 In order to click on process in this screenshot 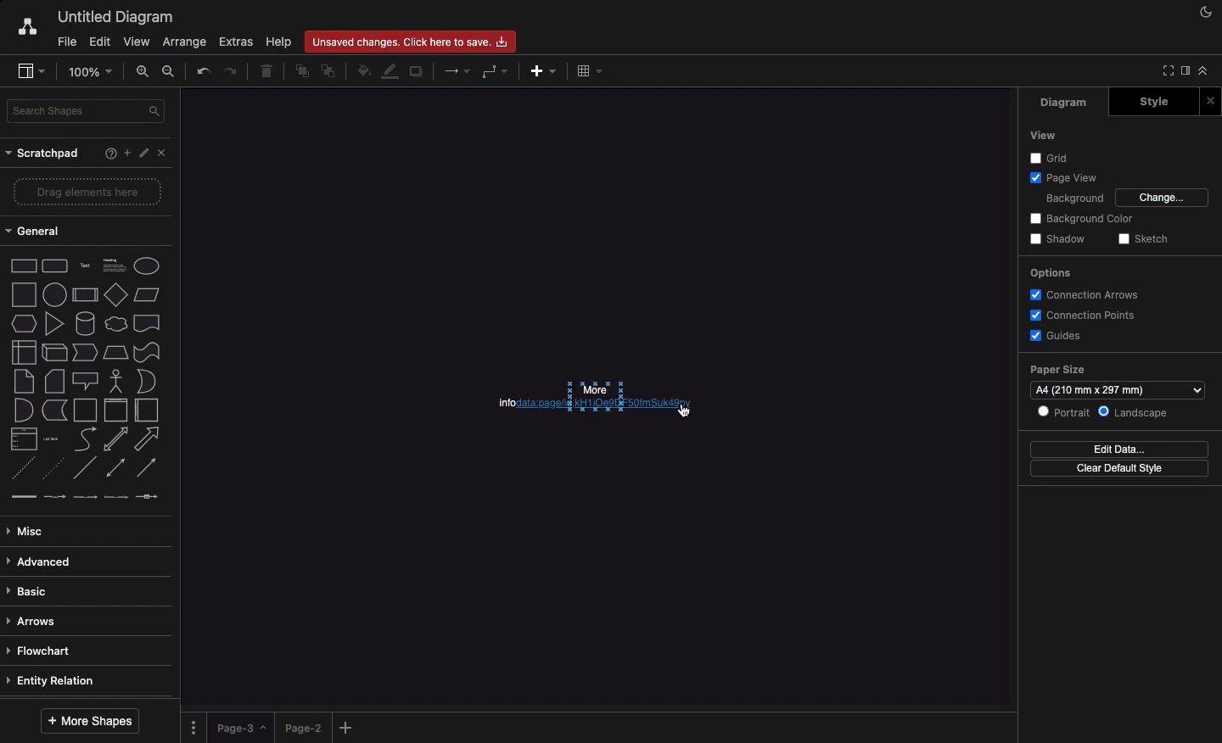, I will do `click(85, 295)`.